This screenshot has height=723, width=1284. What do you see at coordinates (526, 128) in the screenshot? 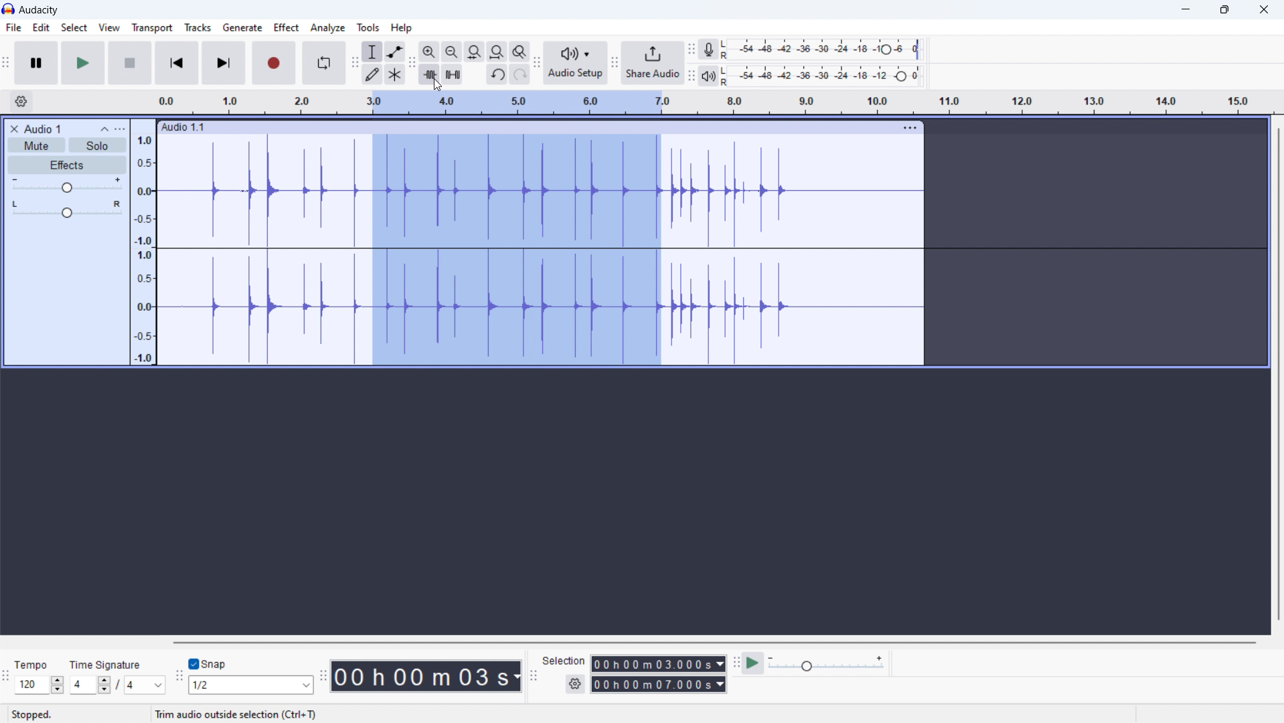
I see `hold to move` at bounding box center [526, 128].